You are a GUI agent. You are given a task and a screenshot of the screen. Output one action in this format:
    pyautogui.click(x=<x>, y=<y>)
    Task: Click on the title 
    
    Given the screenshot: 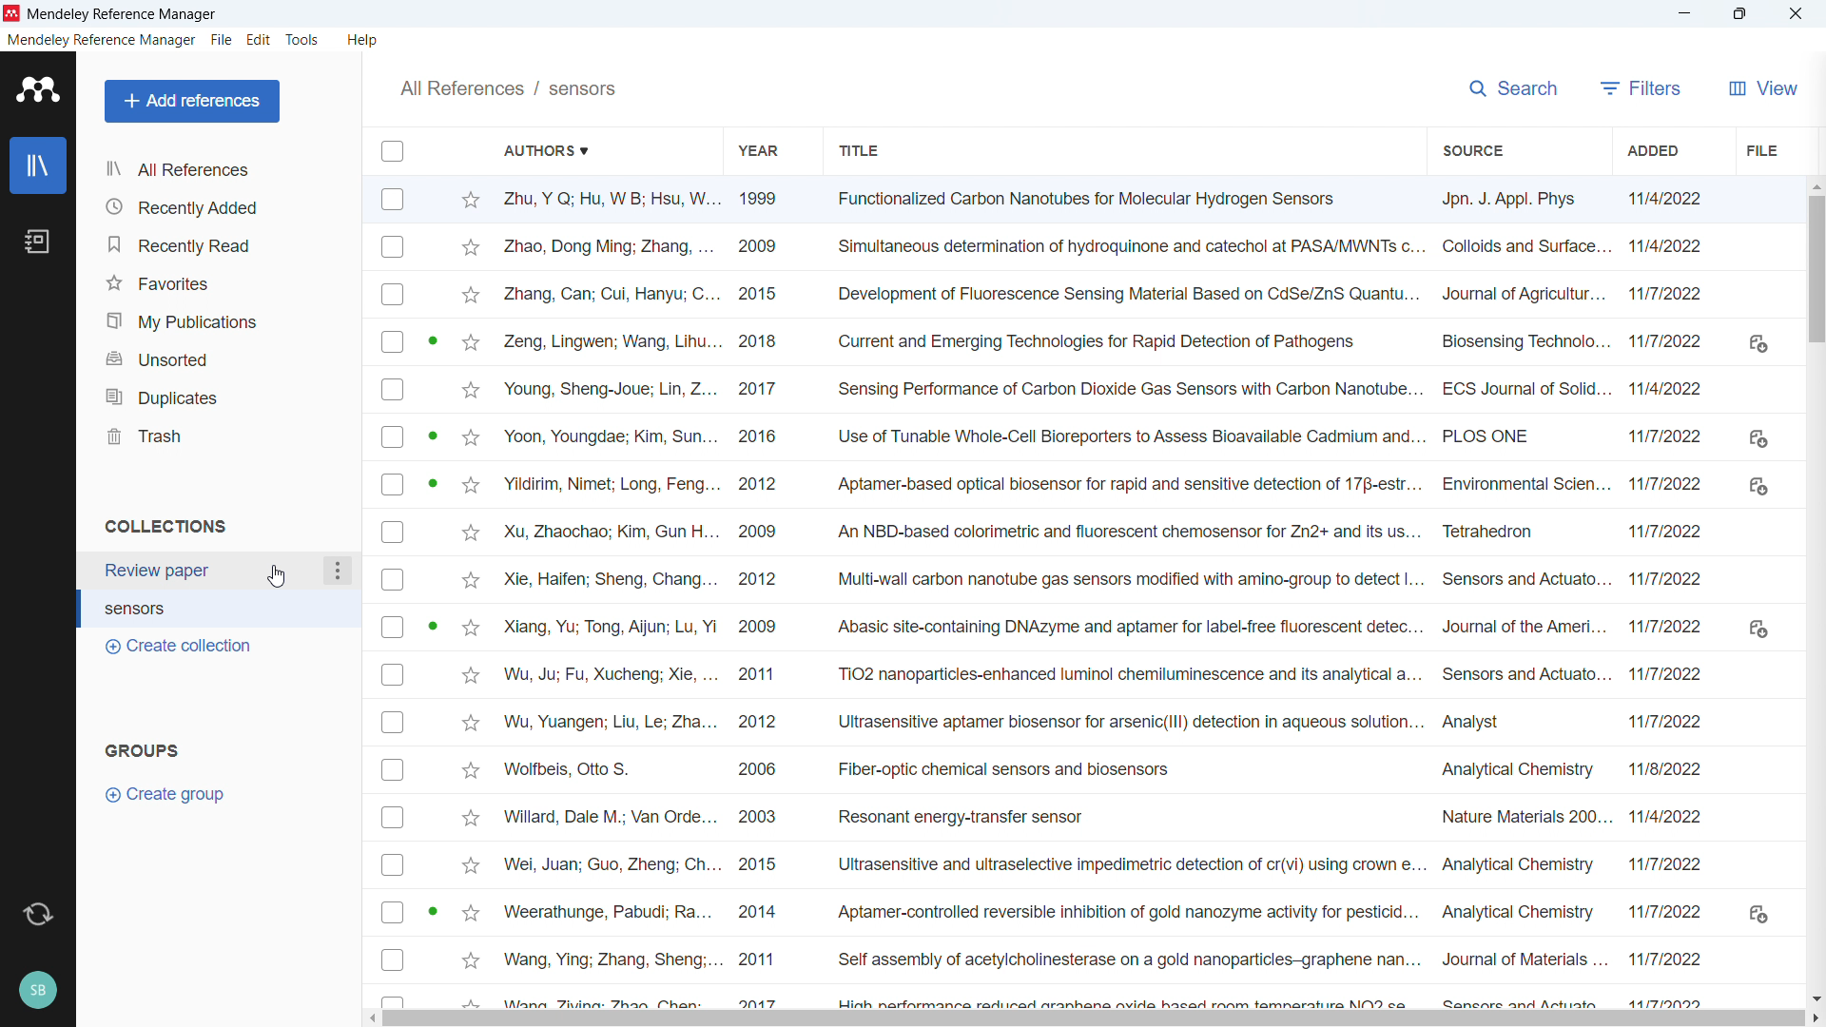 What is the action you would take?
    pyautogui.click(x=123, y=14)
    